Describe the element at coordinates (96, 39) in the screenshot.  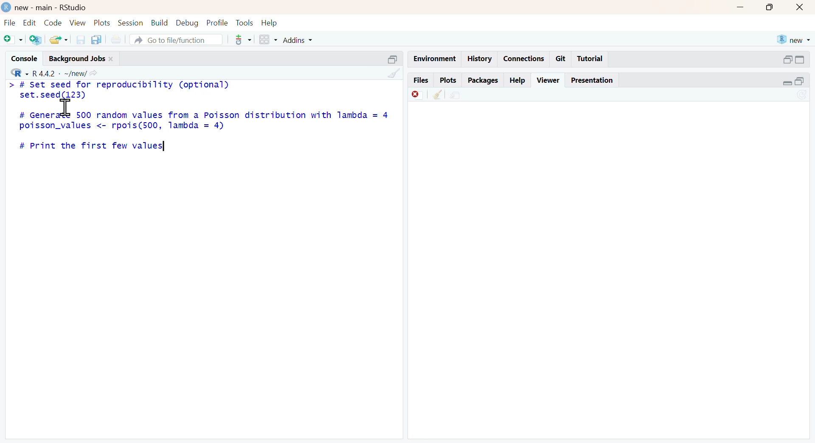
I see `copy` at that location.